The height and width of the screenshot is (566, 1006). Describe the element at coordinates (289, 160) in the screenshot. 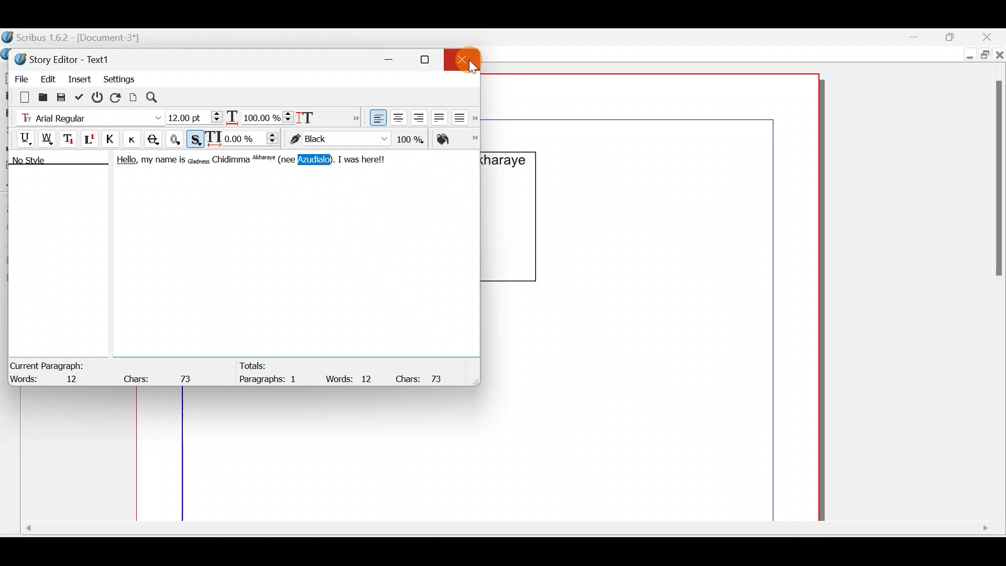

I see `(nee` at that location.